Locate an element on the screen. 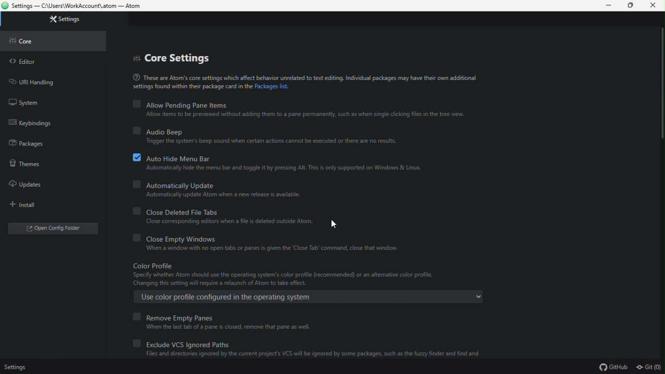 The height and width of the screenshot is (374, 665). Settings is located at coordinates (20, 367).